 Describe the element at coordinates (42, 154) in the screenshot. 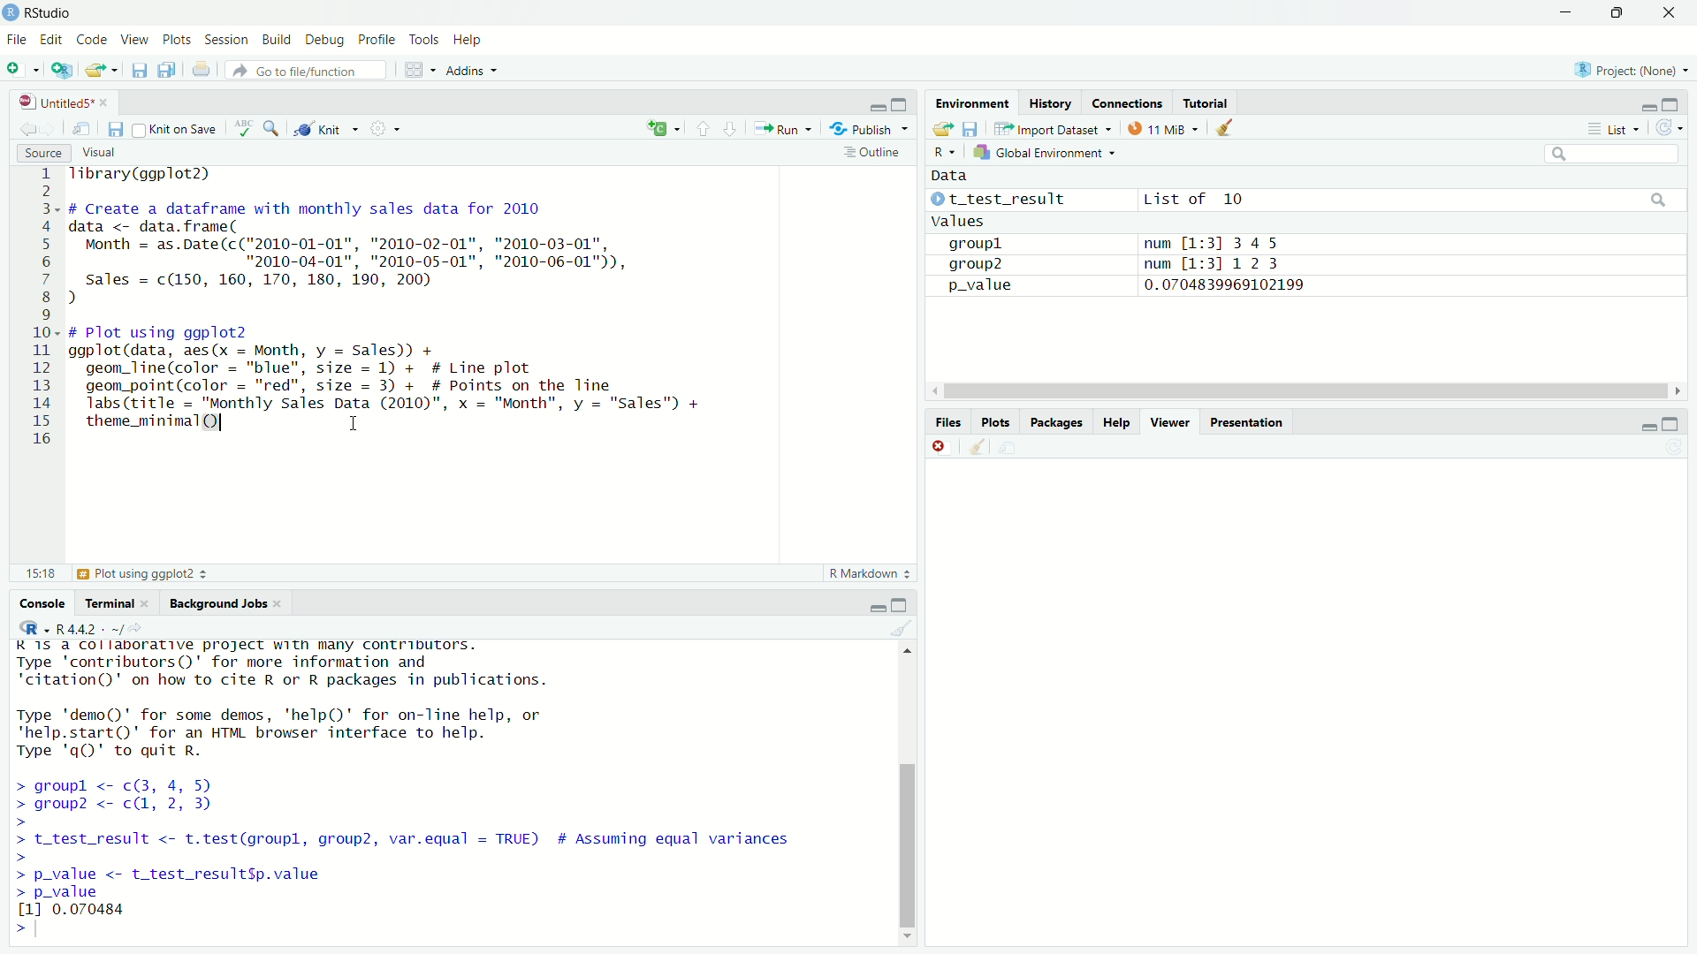

I see `Source` at that location.